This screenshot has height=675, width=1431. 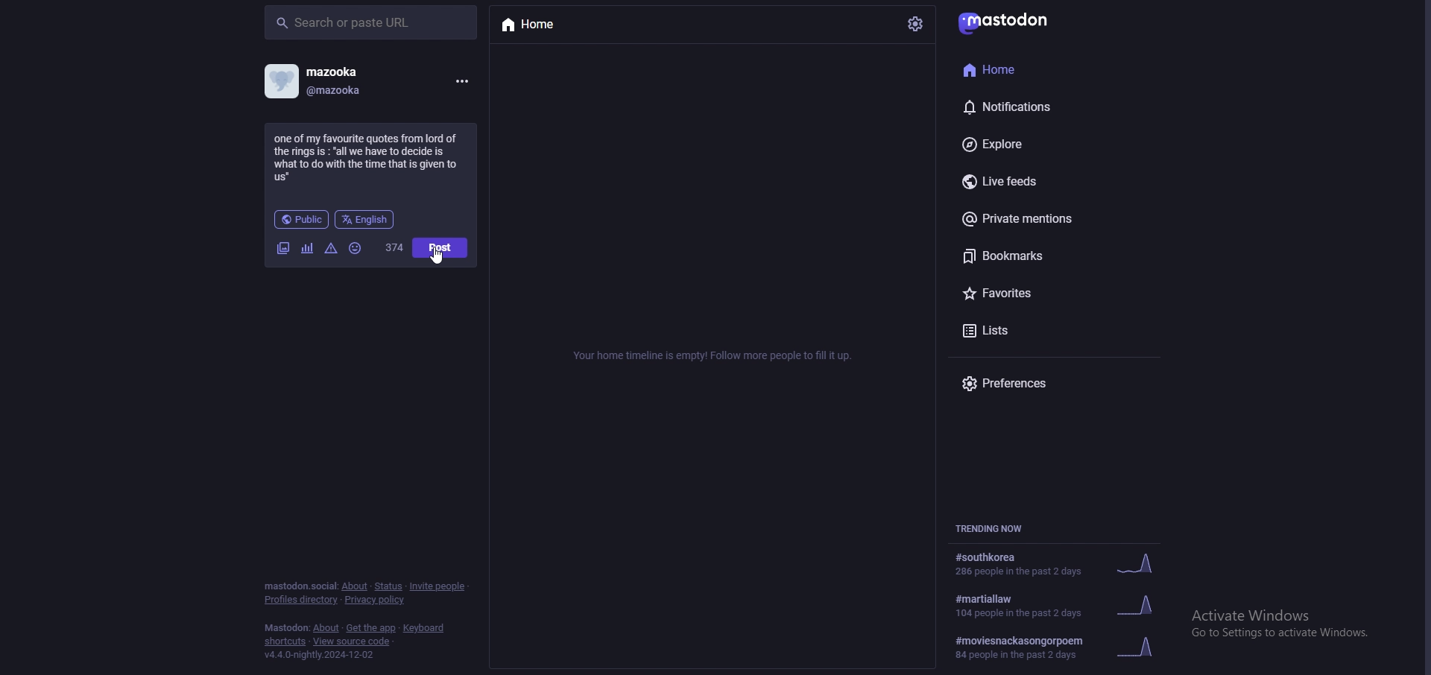 I want to click on word limit, so click(x=394, y=247).